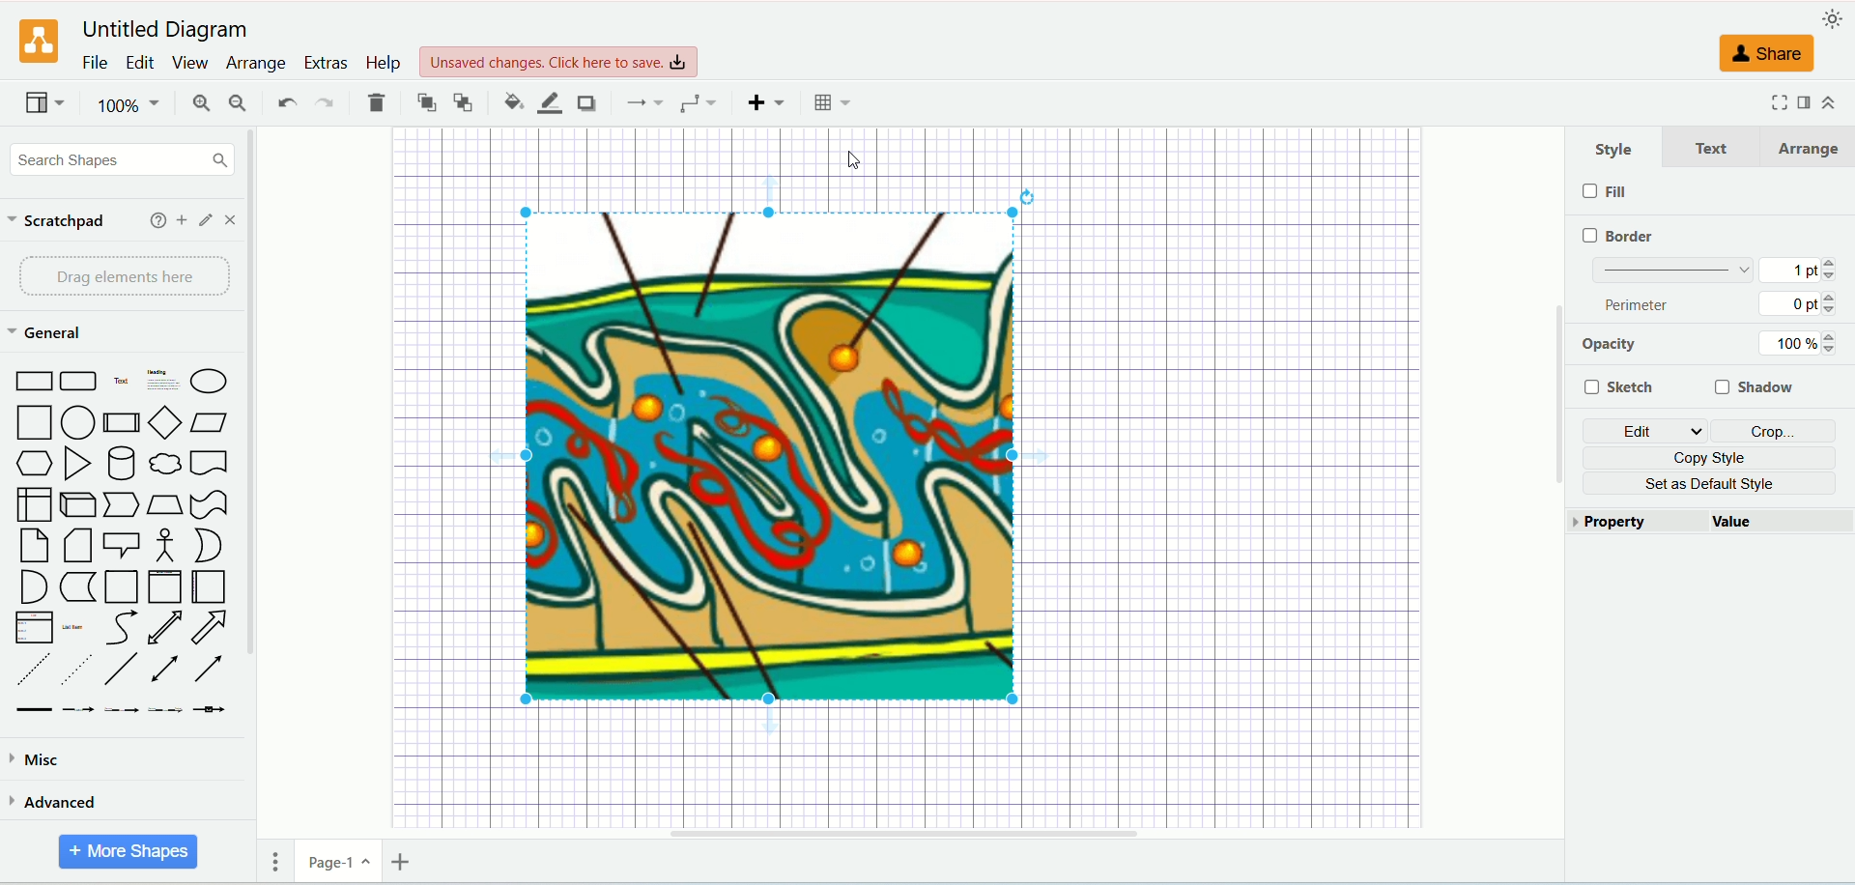 The height and width of the screenshot is (885, 1855). Describe the element at coordinates (1637, 524) in the screenshot. I see `property` at that location.